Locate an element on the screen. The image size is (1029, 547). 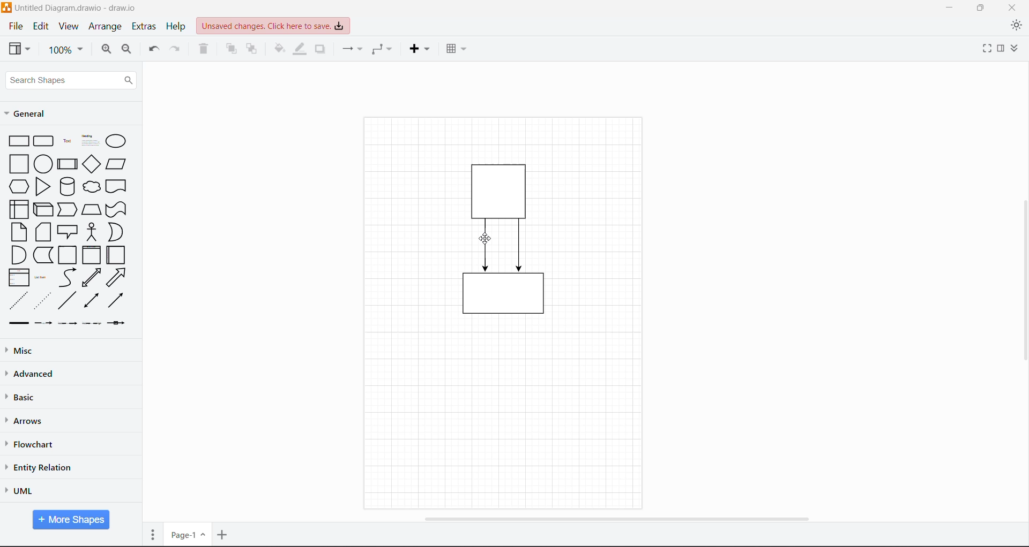
Circle is located at coordinates (43, 163).